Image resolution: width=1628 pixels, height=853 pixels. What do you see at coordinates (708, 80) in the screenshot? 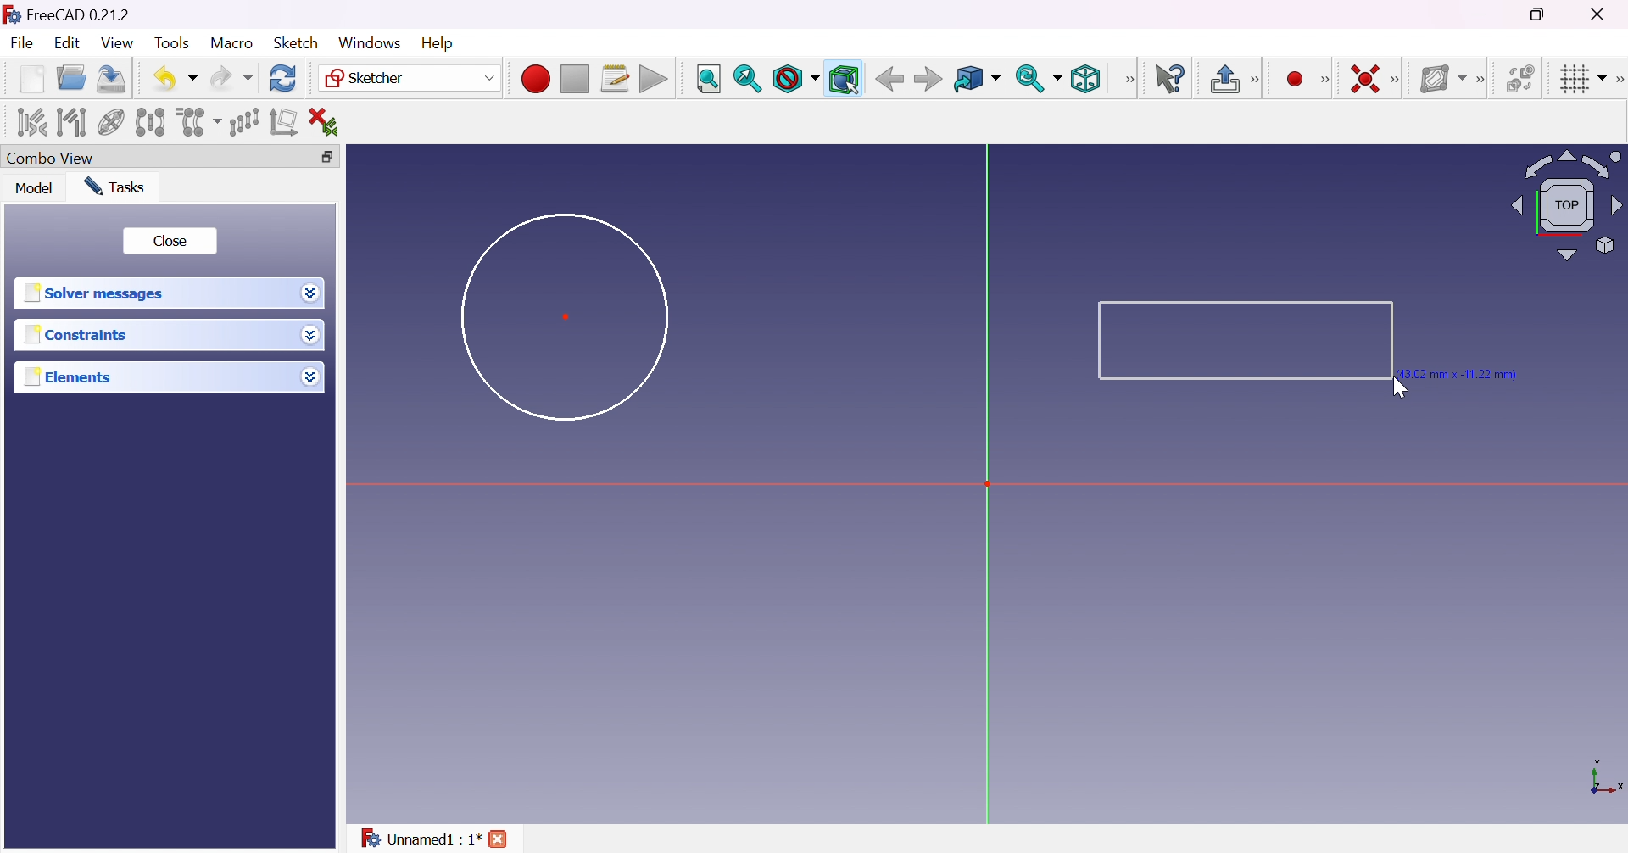
I see `Fit all` at bounding box center [708, 80].